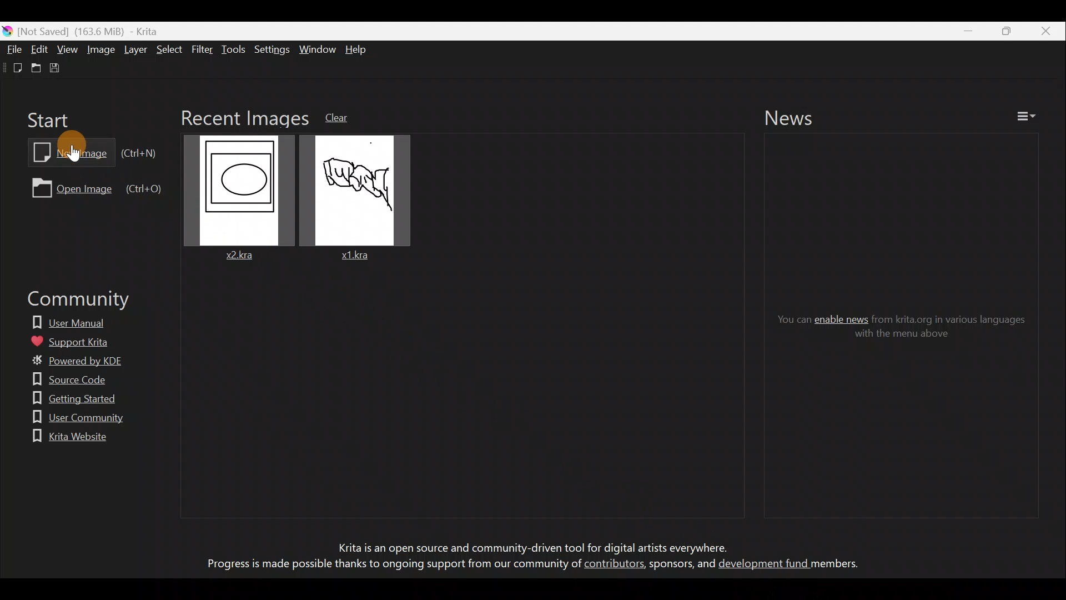  I want to click on Recent images, so click(243, 117).